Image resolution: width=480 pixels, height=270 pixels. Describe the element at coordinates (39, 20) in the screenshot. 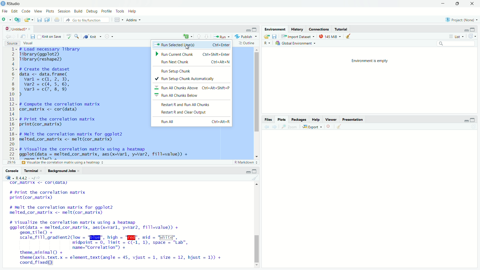

I see `save current file` at that location.